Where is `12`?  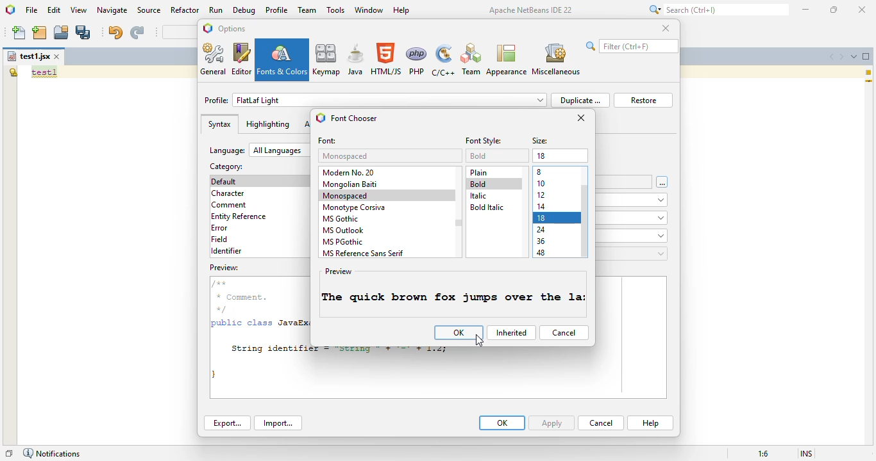 12 is located at coordinates (542, 195).